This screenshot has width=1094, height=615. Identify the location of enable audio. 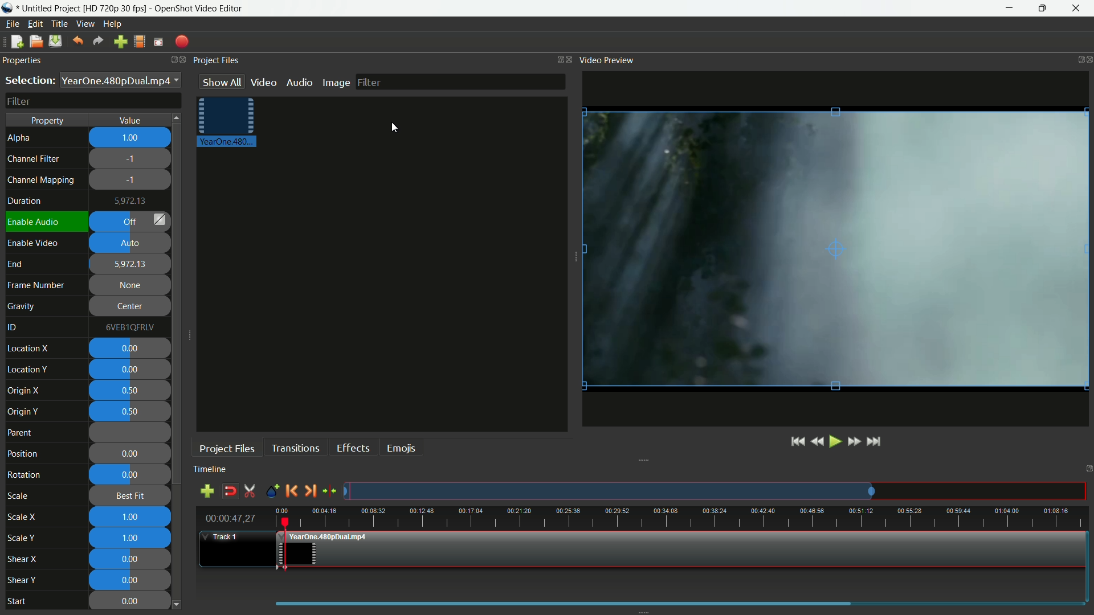
(35, 222).